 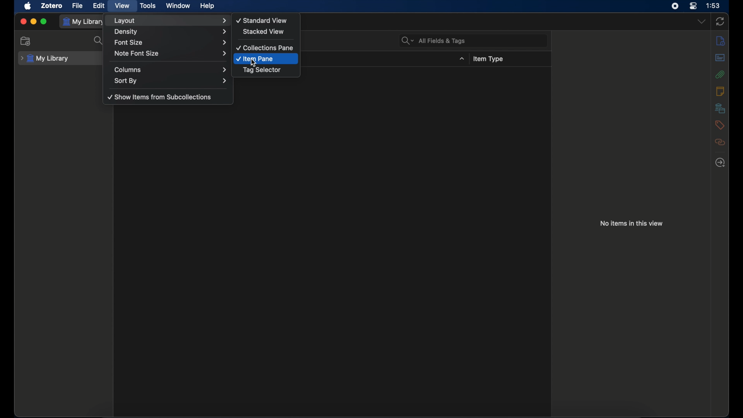 I want to click on window, so click(x=177, y=5).